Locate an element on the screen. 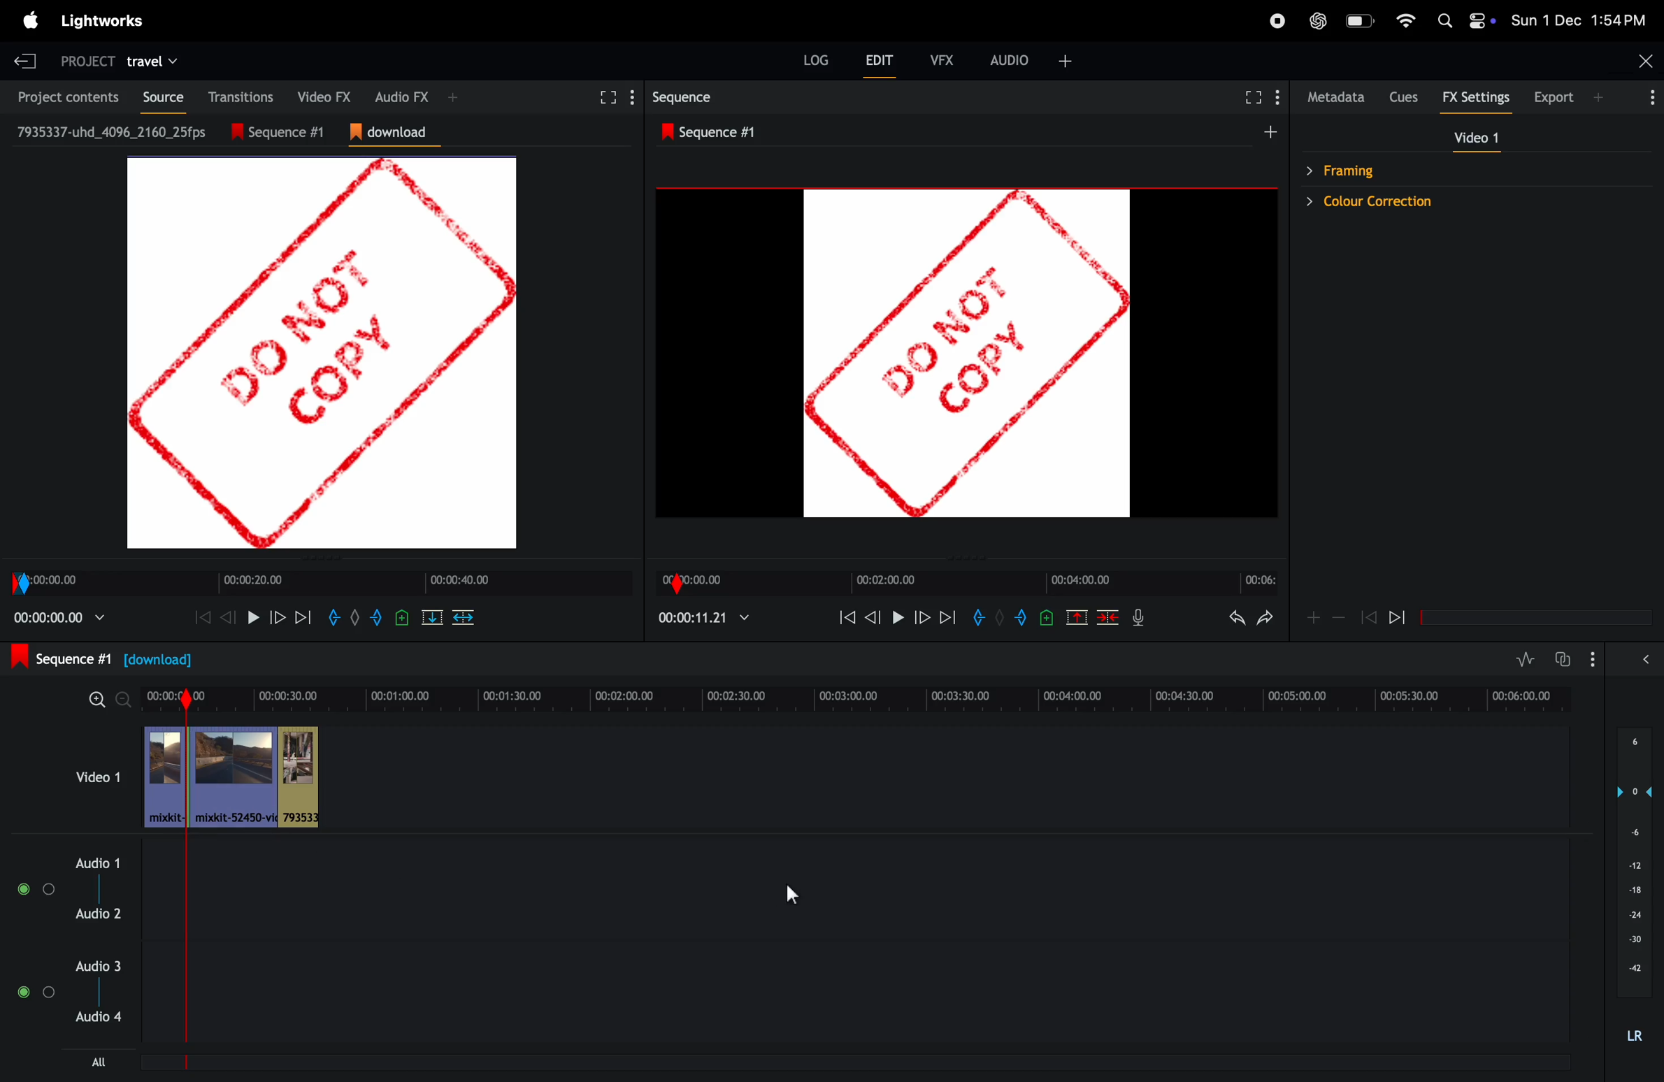 Image resolution: width=1664 pixels, height=1082 pixels. vfx is located at coordinates (942, 60).